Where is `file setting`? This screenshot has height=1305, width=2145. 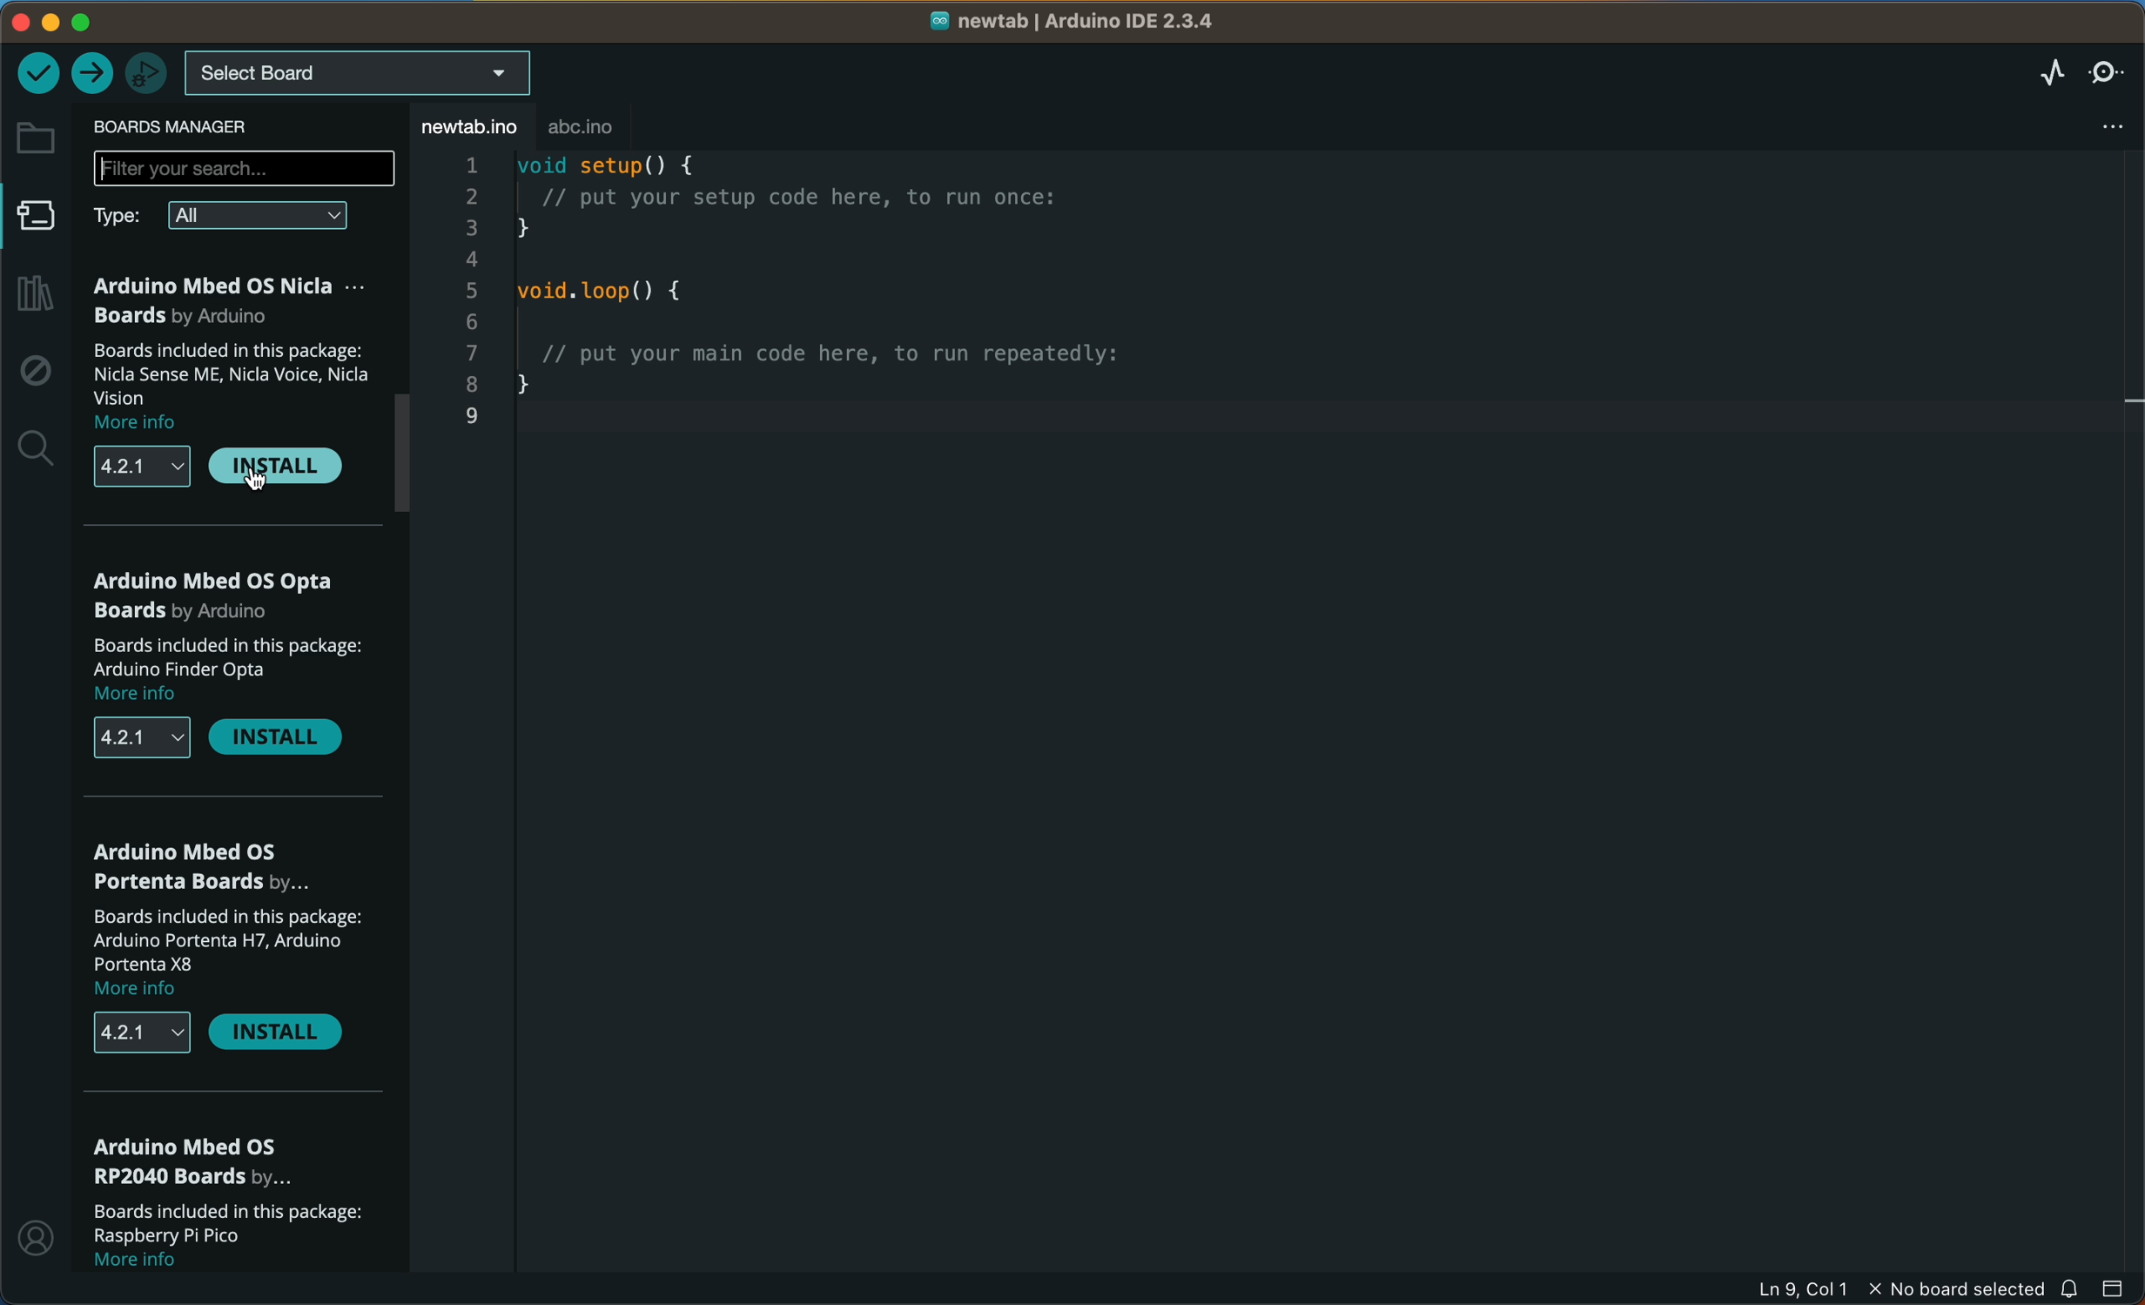
file setting is located at coordinates (2115, 121).